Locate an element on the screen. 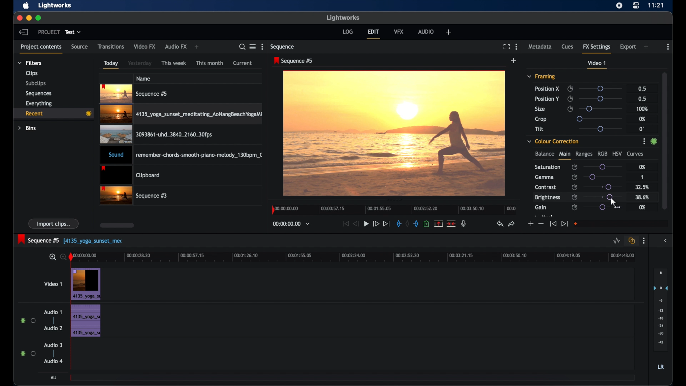 This screenshot has height=386, width=686. 0.5 is located at coordinates (643, 99).